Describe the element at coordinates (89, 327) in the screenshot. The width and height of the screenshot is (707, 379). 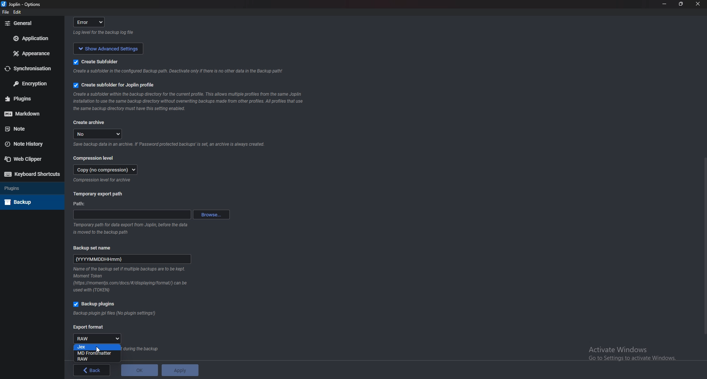
I see `Export format` at that location.